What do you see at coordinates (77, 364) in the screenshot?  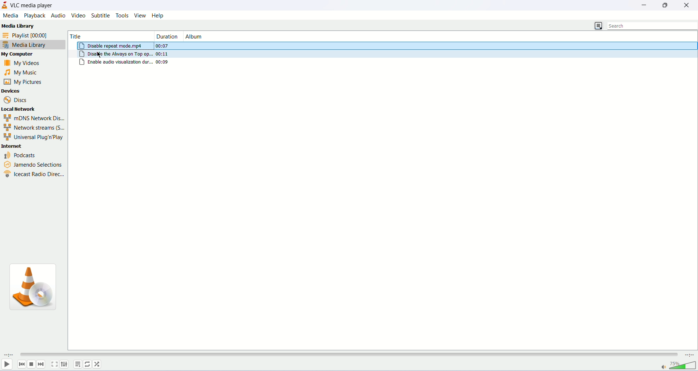 I see `playlist` at bounding box center [77, 364].